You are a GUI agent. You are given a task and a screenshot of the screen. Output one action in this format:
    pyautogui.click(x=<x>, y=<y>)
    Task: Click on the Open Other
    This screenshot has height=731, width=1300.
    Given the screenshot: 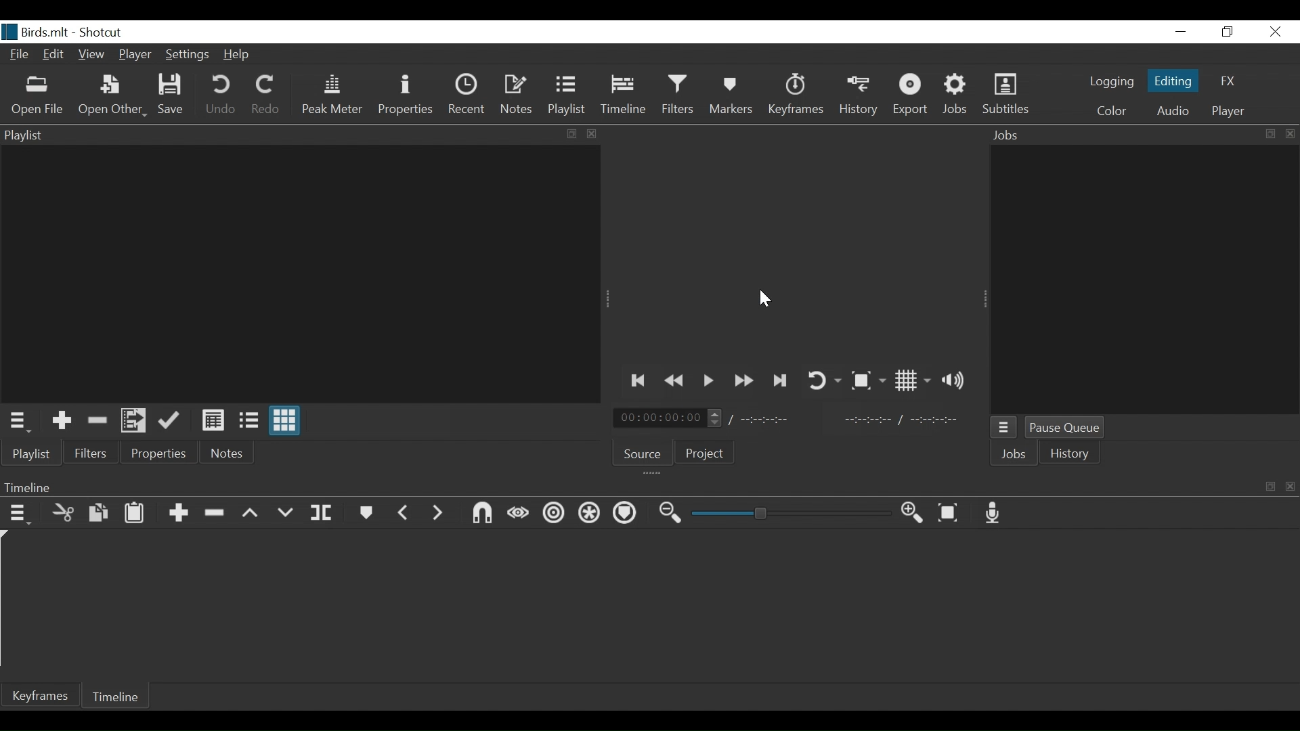 What is the action you would take?
    pyautogui.click(x=112, y=97)
    